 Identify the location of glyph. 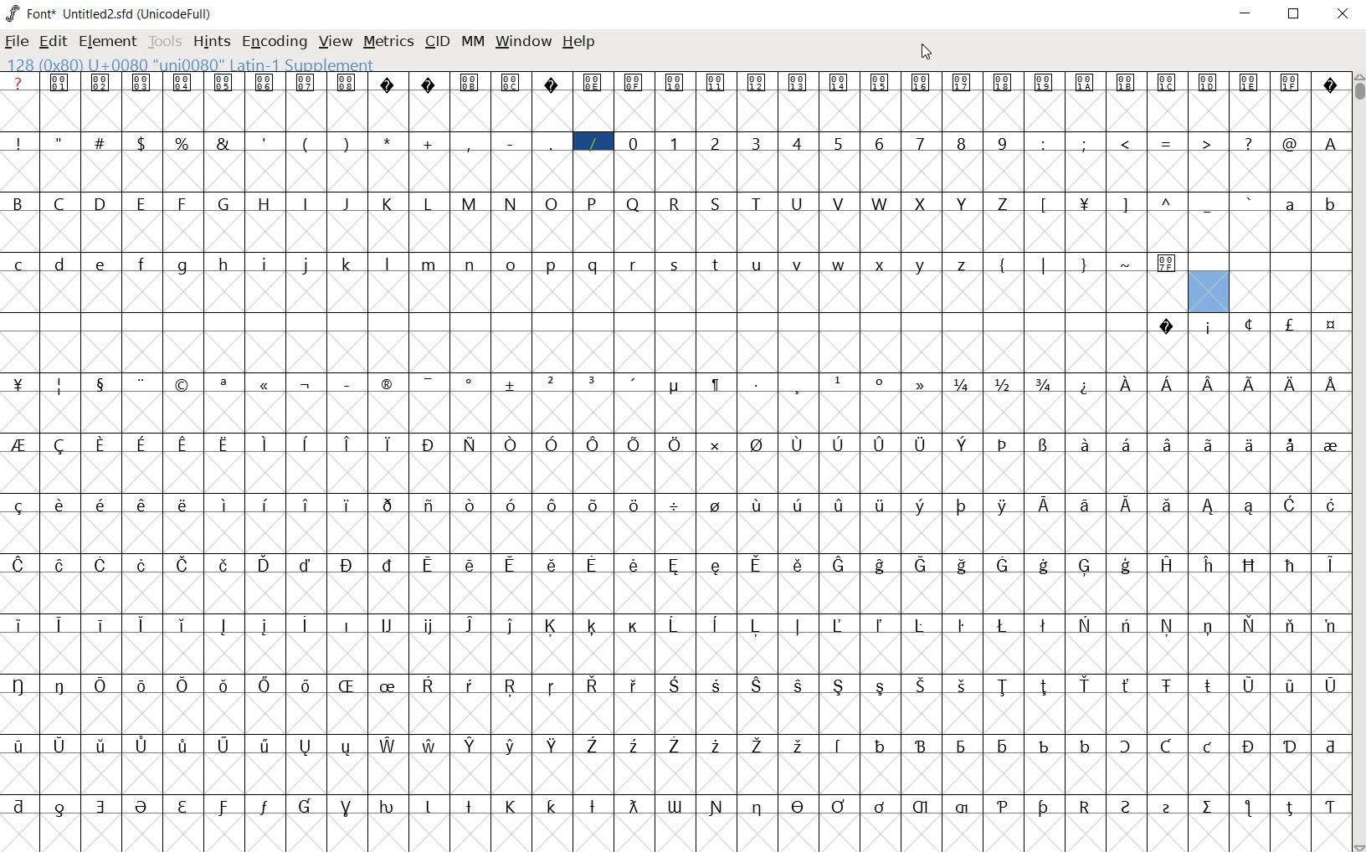
(181, 267).